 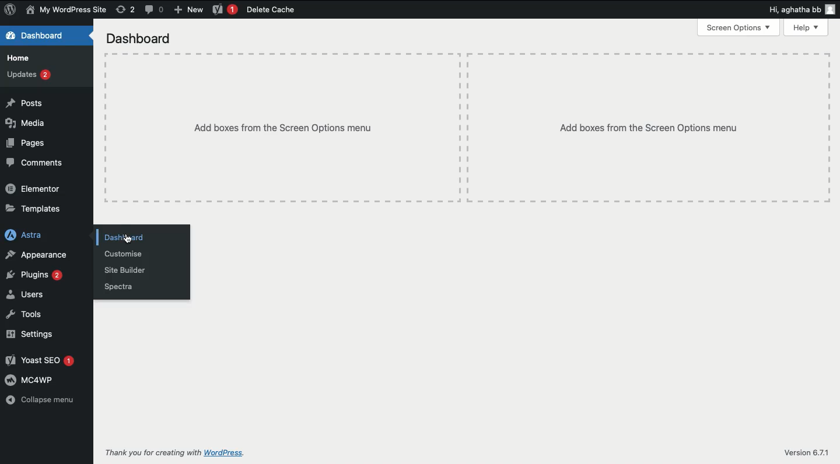 I want to click on Site builder, so click(x=125, y=271).